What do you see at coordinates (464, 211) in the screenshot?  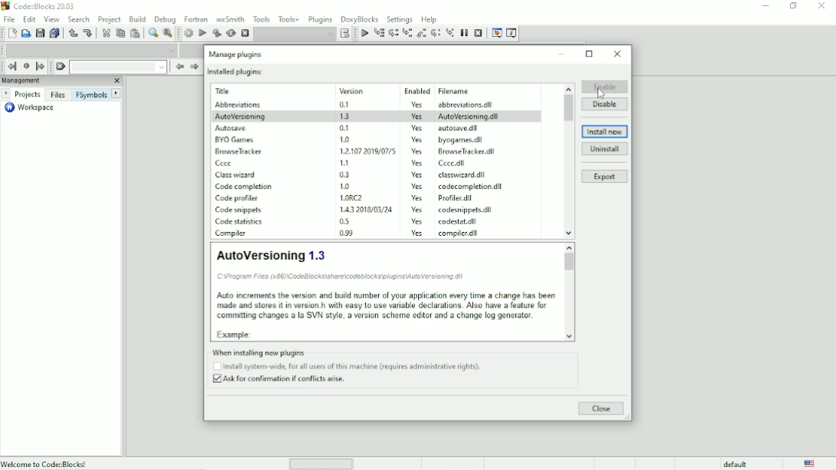 I see `file` at bounding box center [464, 211].